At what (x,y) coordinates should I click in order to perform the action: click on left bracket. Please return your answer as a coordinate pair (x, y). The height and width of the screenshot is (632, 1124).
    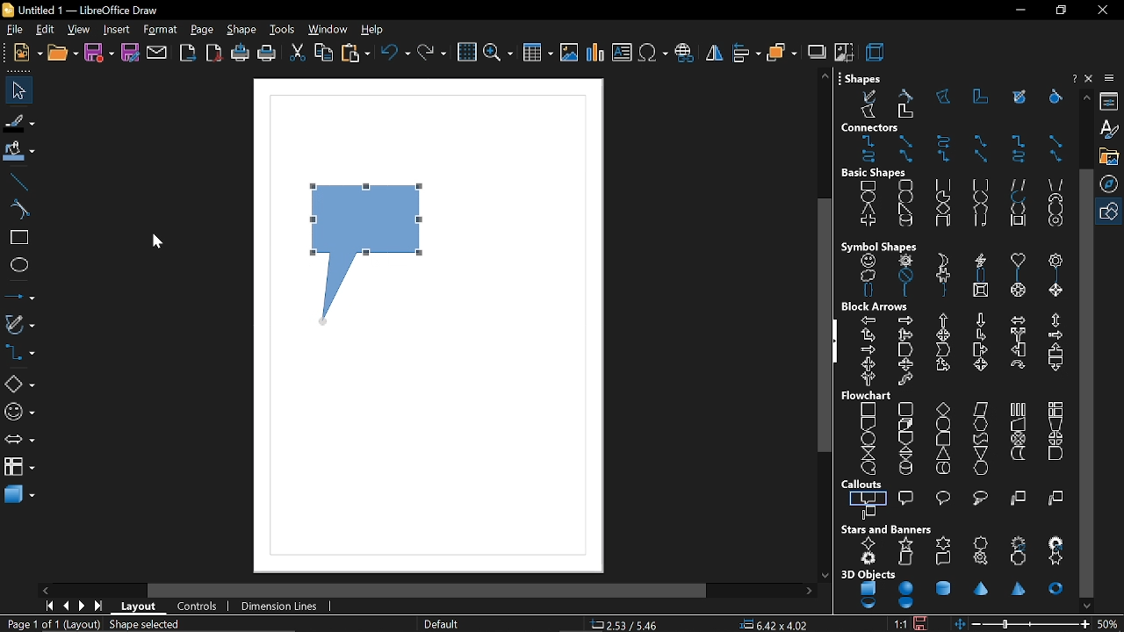
    Looking at the image, I should click on (1018, 276).